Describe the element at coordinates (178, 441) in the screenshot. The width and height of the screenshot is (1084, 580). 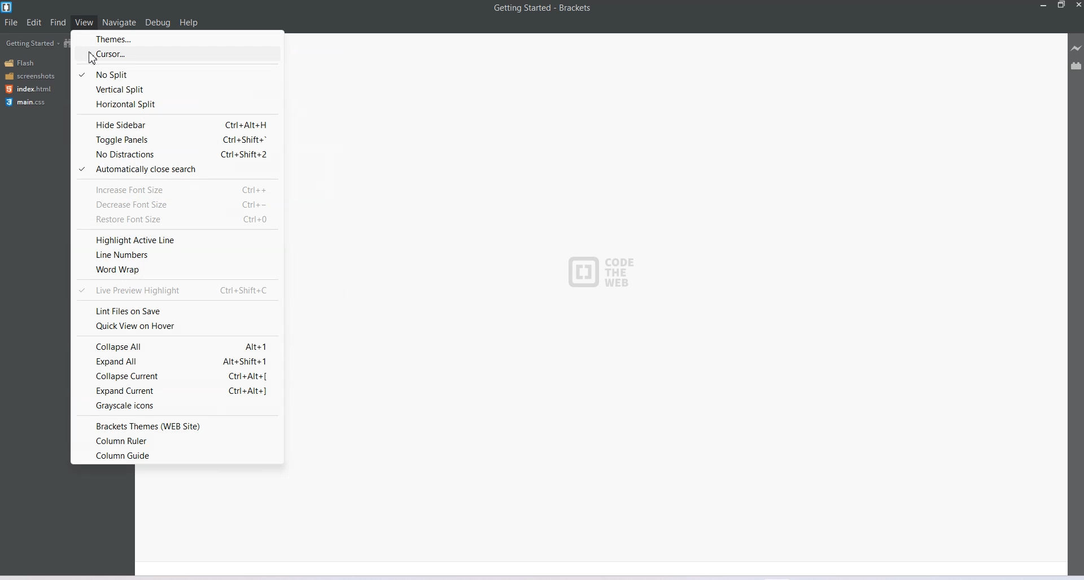
I see `column ruler` at that location.